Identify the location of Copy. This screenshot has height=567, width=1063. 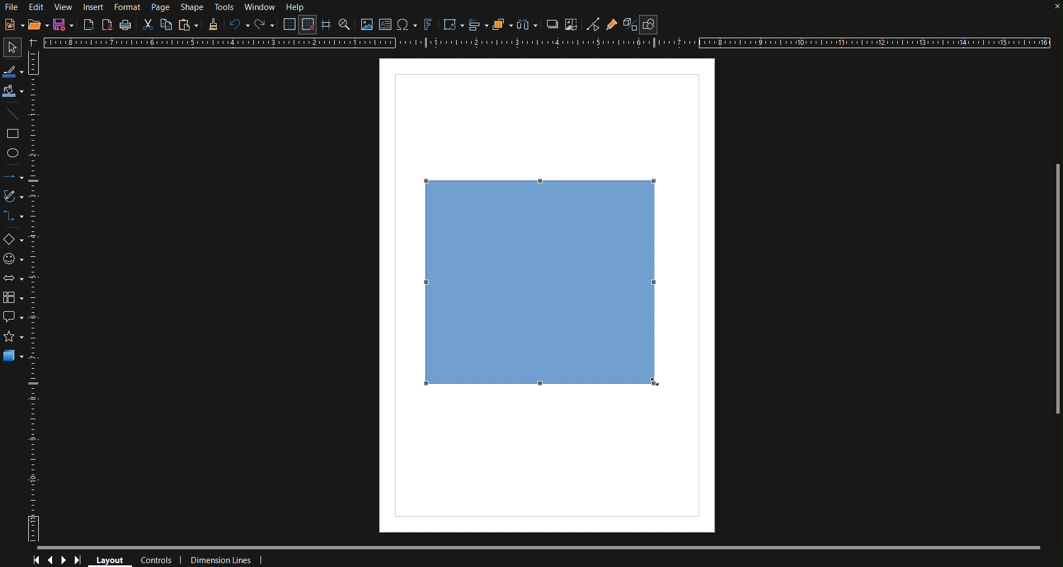
(166, 24).